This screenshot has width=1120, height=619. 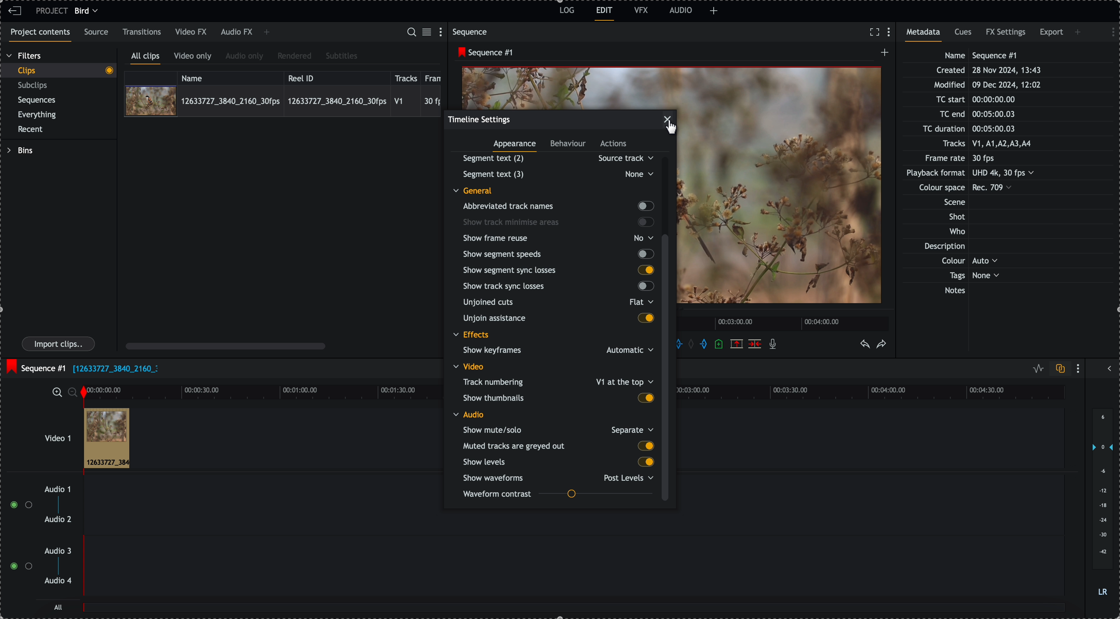 I want to click on frame, so click(x=435, y=77).